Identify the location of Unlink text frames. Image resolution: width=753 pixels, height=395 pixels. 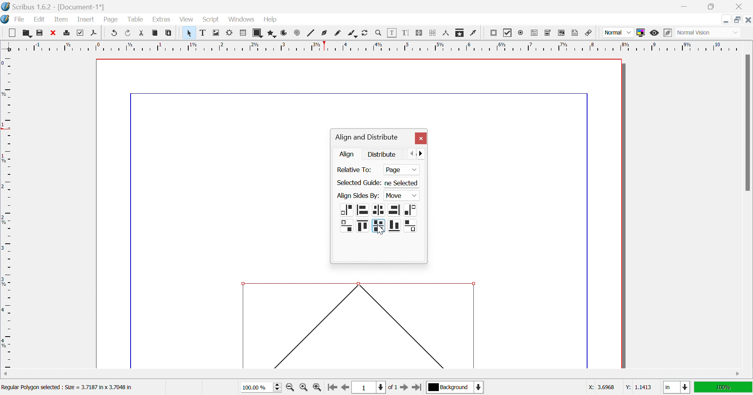
(433, 33).